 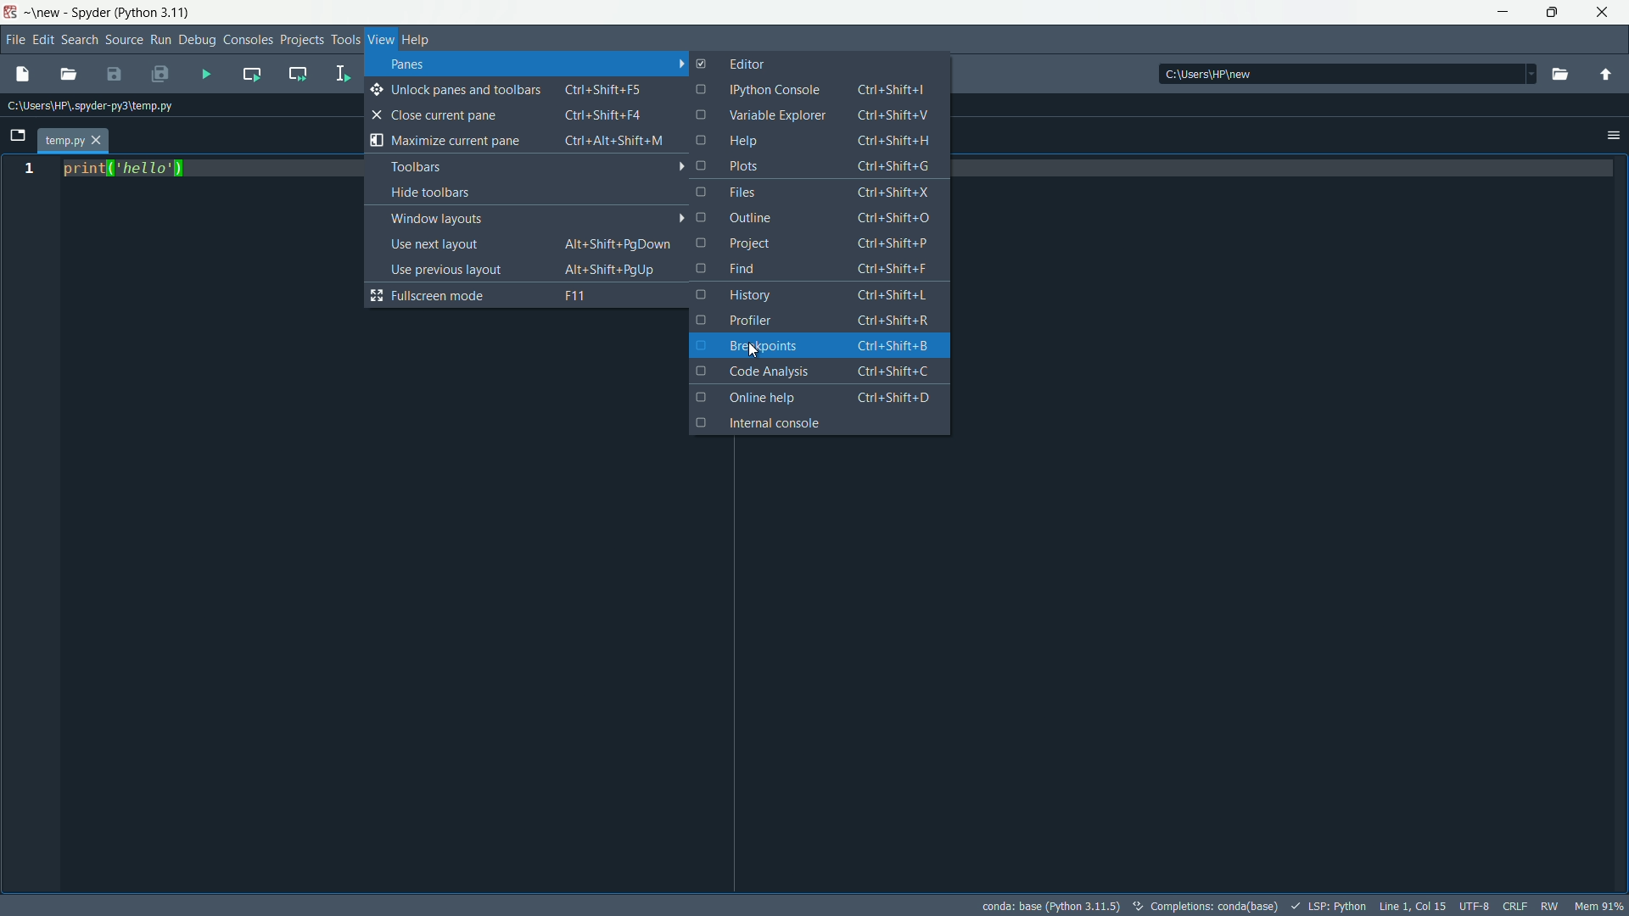 What do you see at coordinates (20, 136) in the screenshot?
I see `browse tabs` at bounding box center [20, 136].